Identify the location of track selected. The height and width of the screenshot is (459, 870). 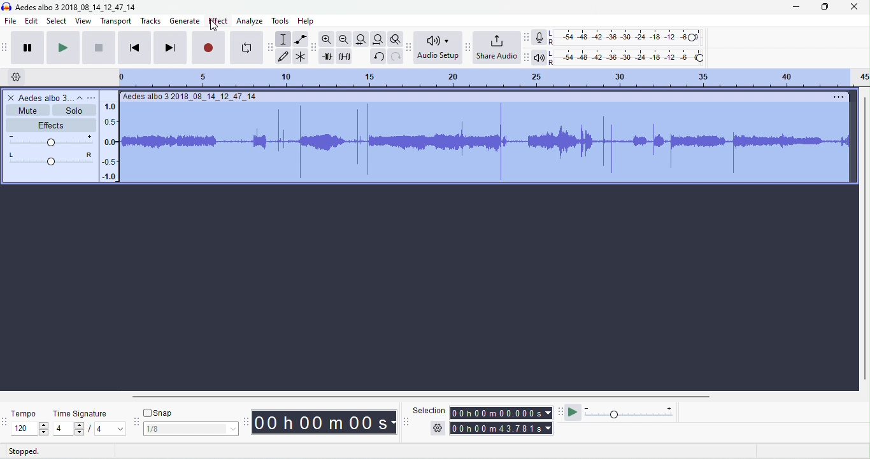
(430, 136).